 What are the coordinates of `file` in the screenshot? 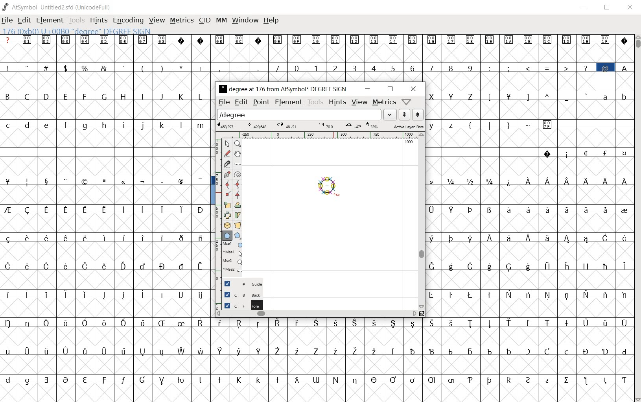 It's located at (224, 103).